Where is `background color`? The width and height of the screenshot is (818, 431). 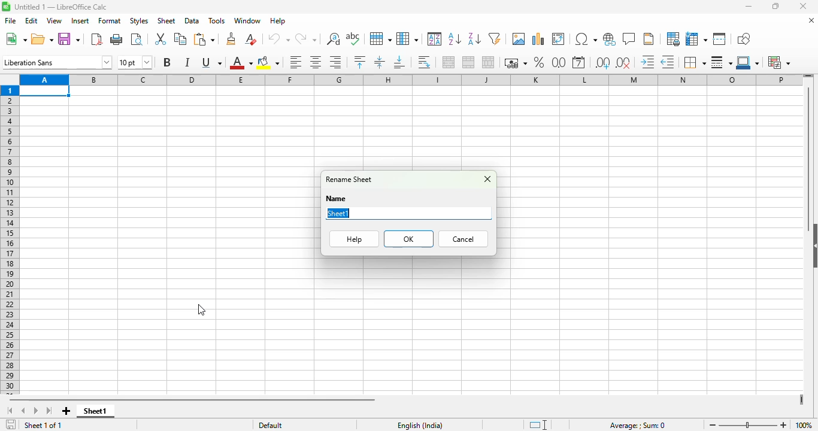 background color is located at coordinates (268, 62).